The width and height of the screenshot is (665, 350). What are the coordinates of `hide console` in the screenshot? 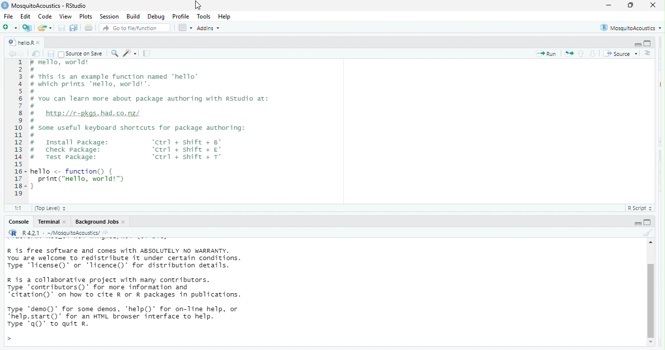 It's located at (648, 43).